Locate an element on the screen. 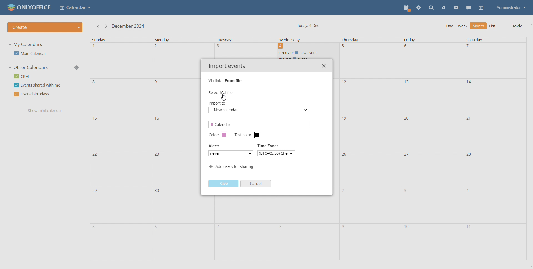 This screenshot has width=533, height=269. color: is located at coordinates (213, 135).